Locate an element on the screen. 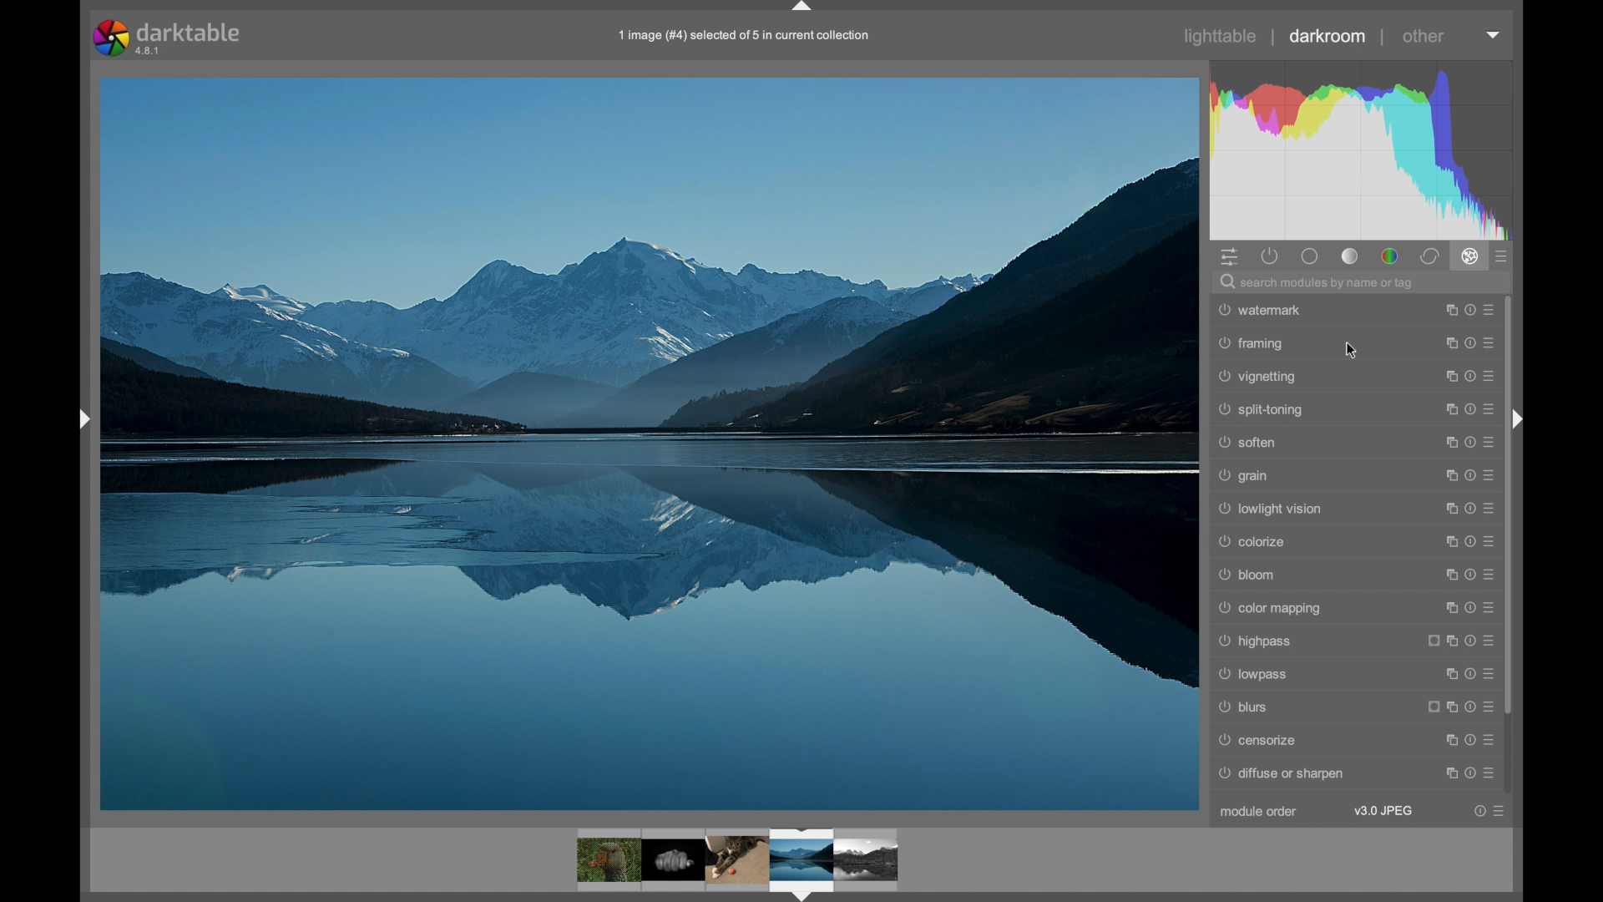  other is located at coordinates (1426, 37).